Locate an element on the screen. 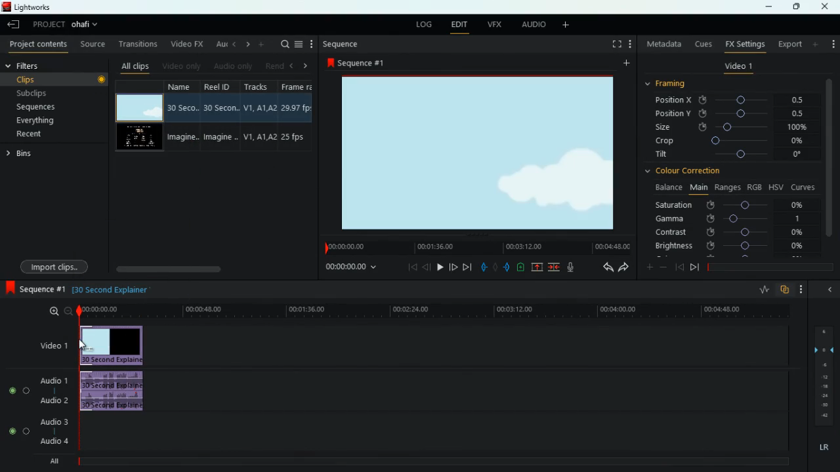 Image resolution: width=840 pixels, height=472 pixels. frame is located at coordinates (300, 86).